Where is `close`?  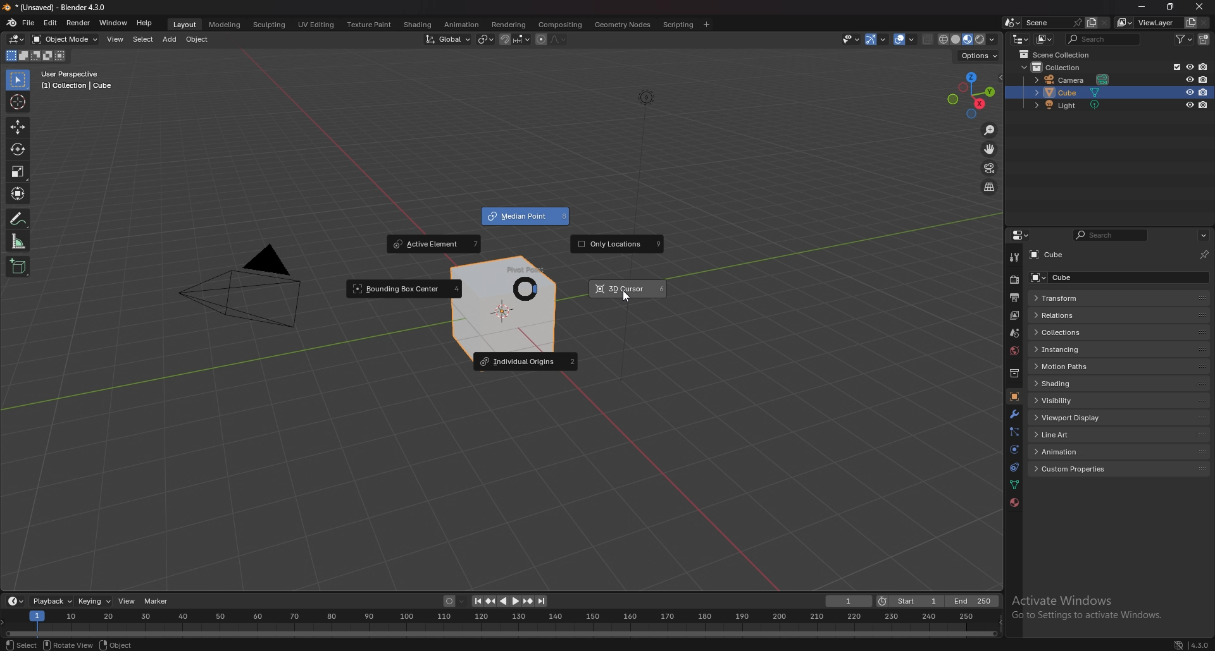
close is located at coordinates (1201, 6).